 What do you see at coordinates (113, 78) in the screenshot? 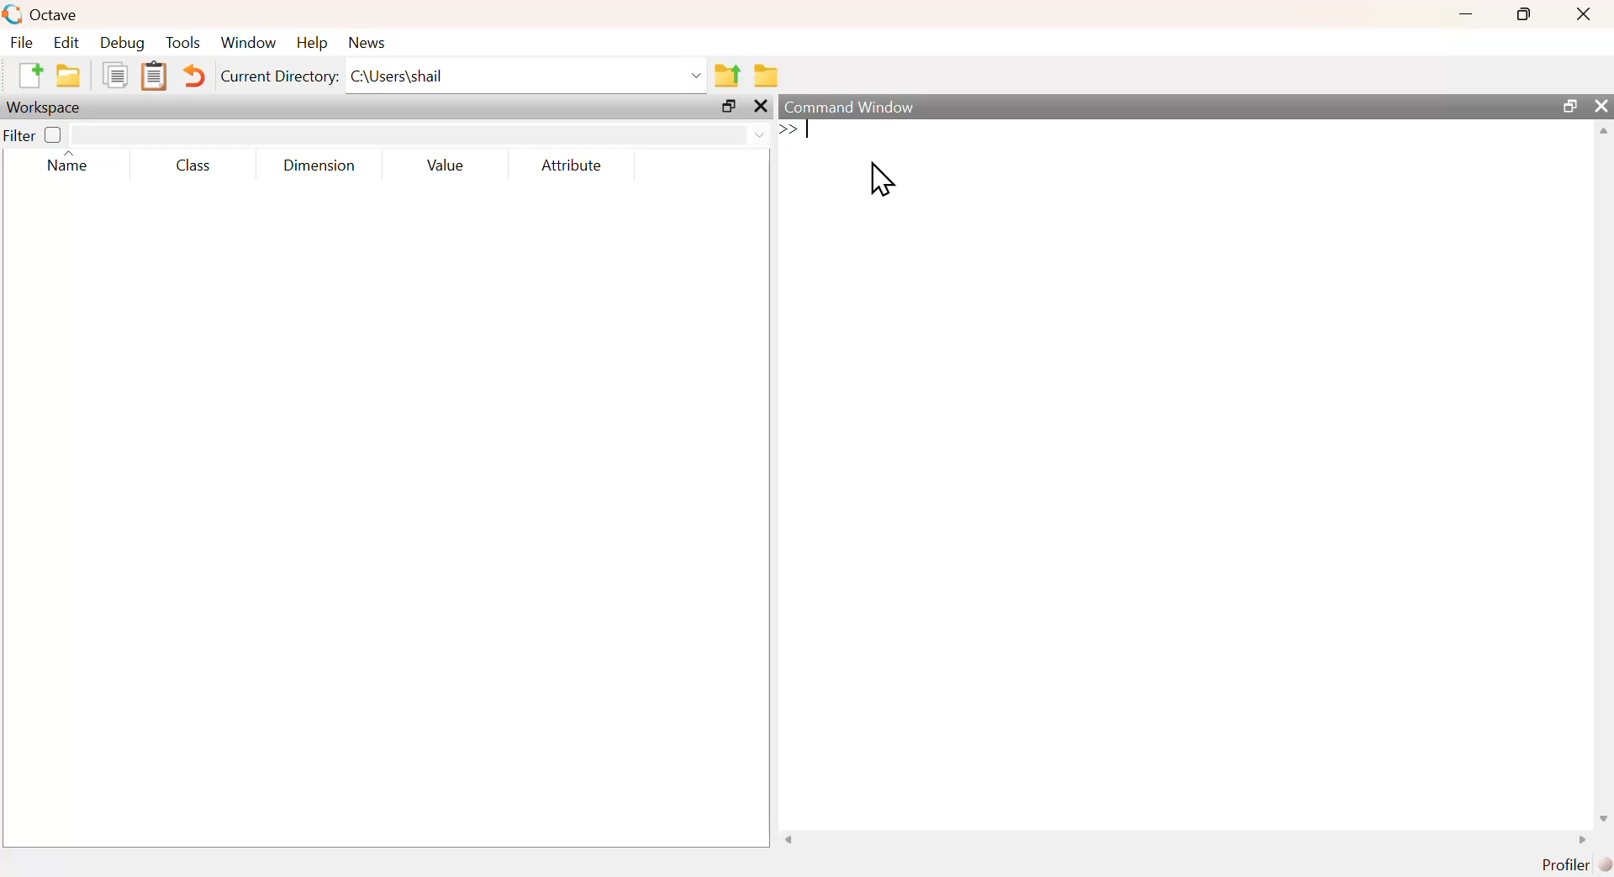
I see `copy` at bounding box center [113, 78].